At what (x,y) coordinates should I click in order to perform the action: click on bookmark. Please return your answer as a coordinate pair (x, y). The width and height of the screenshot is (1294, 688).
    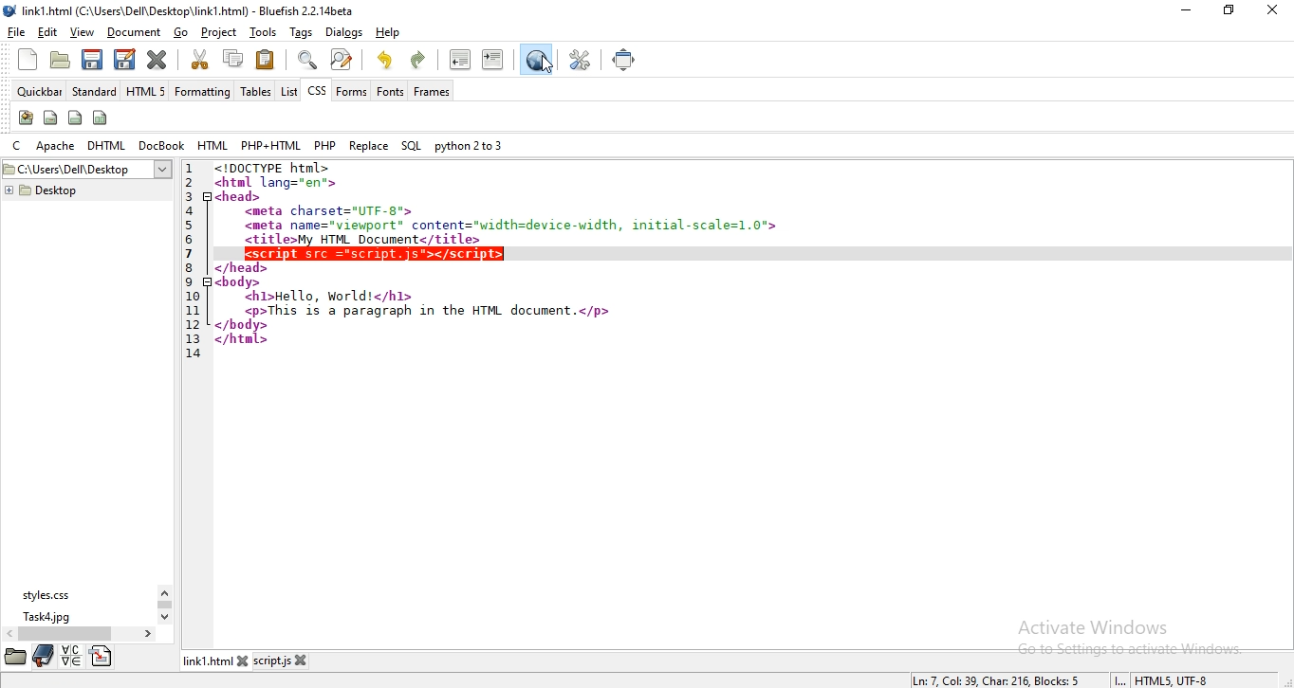
    Looking at the image, I should click on (43, 655).